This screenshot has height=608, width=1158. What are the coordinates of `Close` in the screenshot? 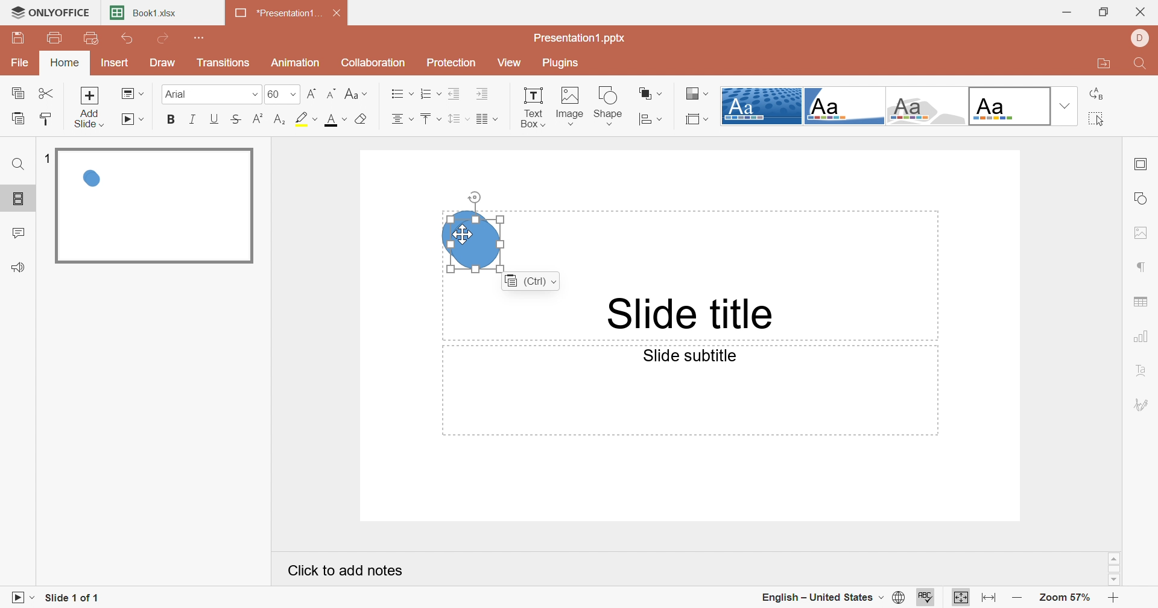 It's located at (1144, 9).